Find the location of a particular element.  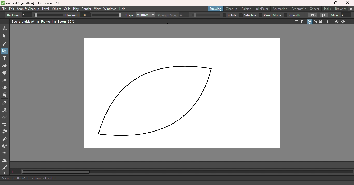

Camera stand view is located at coordinates (310, 22).